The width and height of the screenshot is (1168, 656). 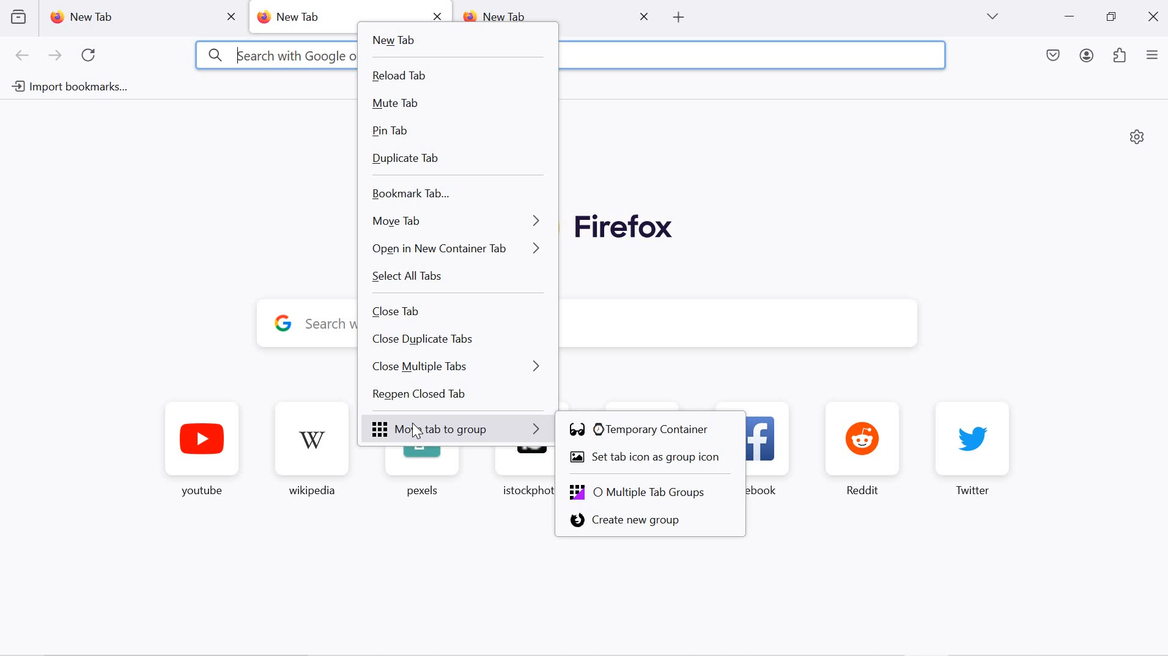 I want to click on temporary container, so click(x=646, y=429).